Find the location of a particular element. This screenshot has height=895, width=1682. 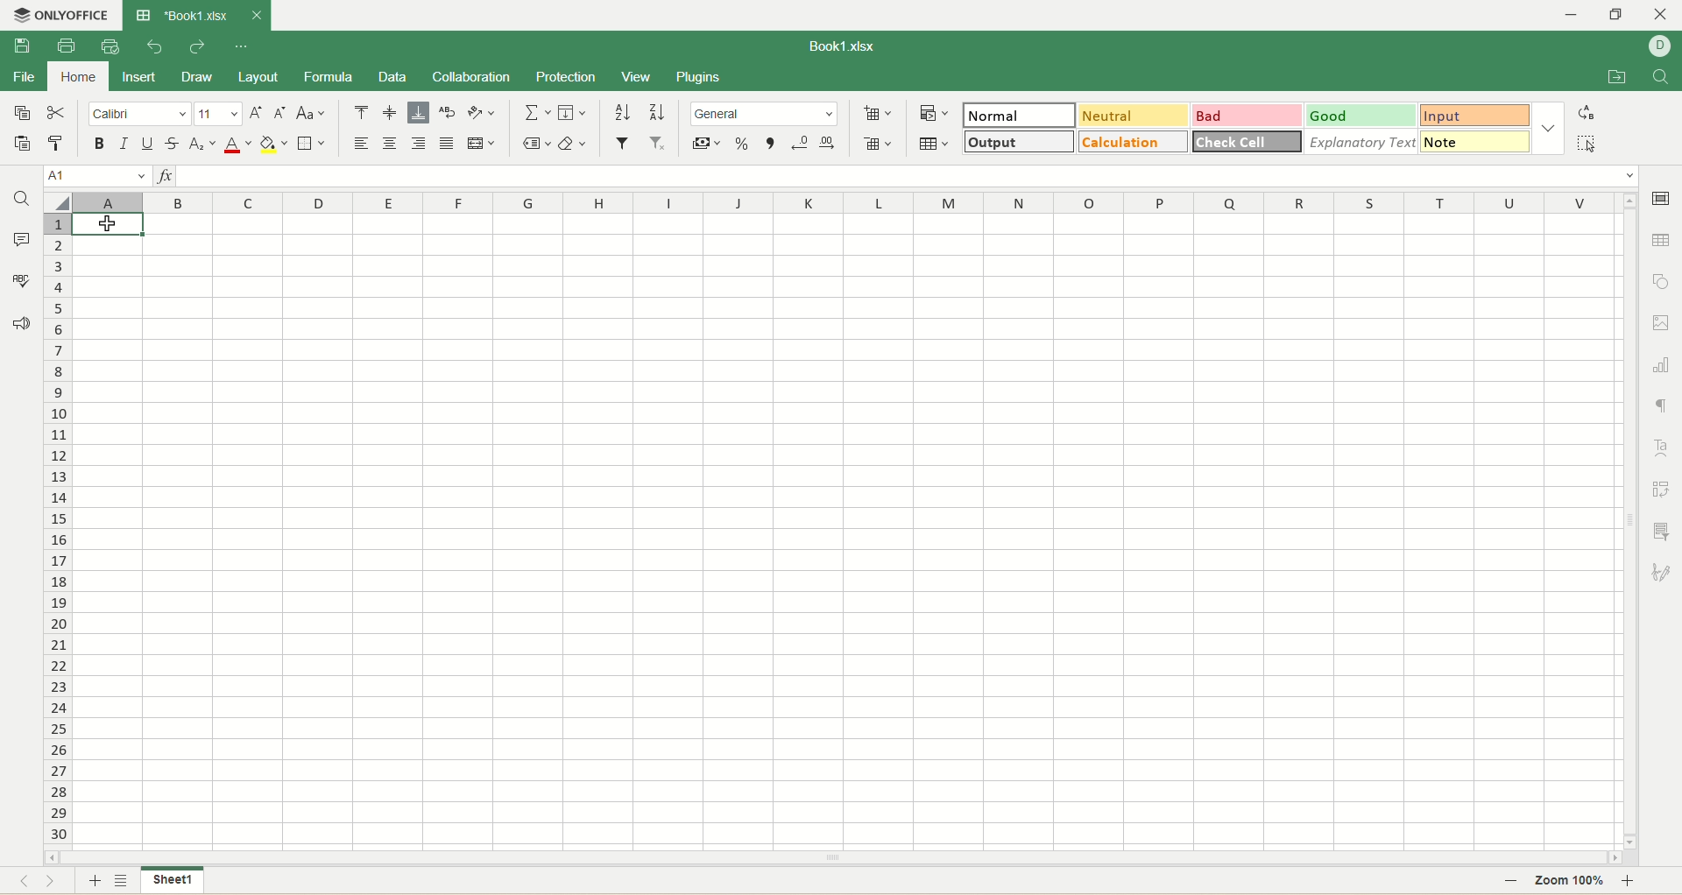

justified is located at coordinates (448, 144).